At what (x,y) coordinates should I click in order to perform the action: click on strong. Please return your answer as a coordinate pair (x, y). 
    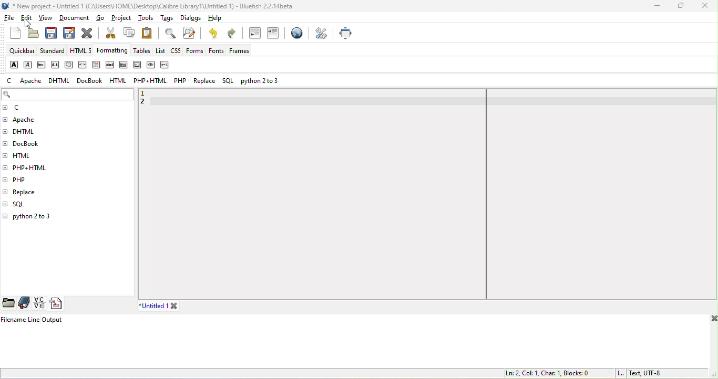
    Looking at the image, I should click on (13, 64).